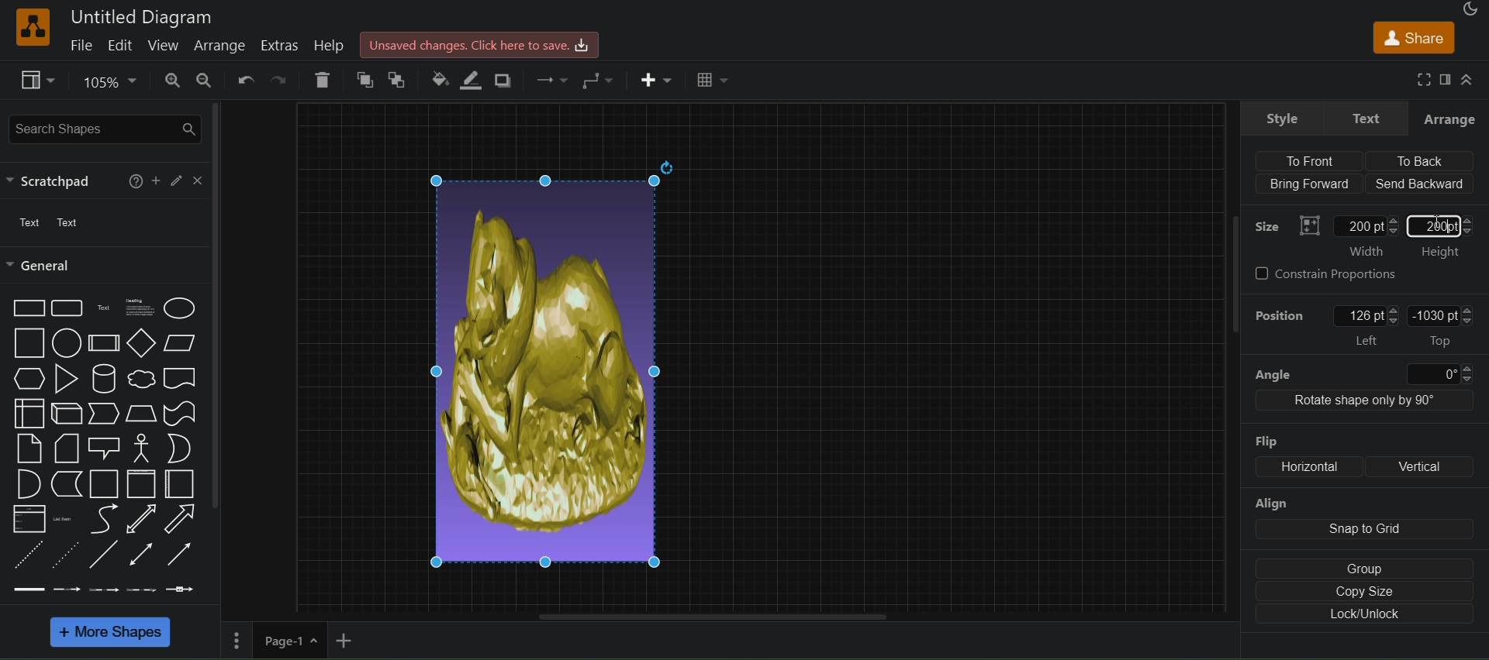 This screenshot has height=660, width=1489. What do you see at coordinates (1423, 161) in the screenshot?
I see `To back (align)` at bounding box center [1423, 161].